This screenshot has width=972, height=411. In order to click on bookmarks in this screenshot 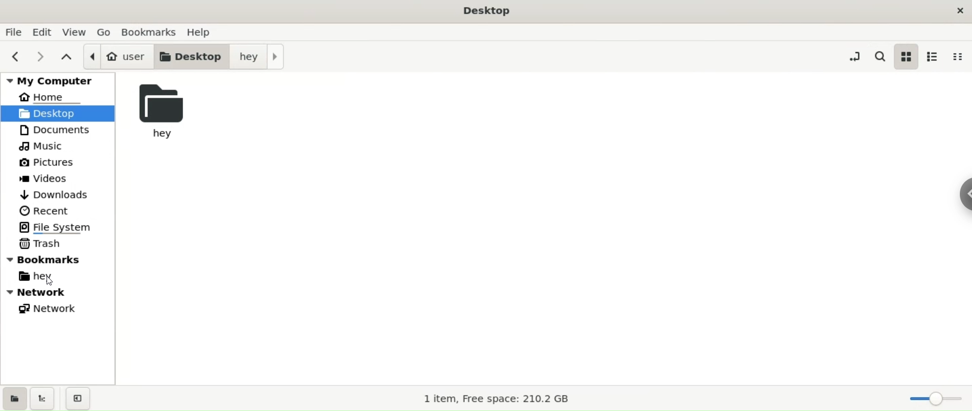, I will do `click(148, 32)`.